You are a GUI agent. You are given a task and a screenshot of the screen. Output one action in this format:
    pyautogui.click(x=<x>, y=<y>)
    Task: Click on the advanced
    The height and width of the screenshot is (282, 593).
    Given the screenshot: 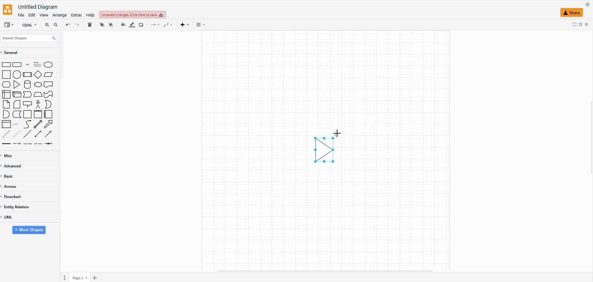 What is the action you would take?
    pyautogui.click(x=14, y=166)
    